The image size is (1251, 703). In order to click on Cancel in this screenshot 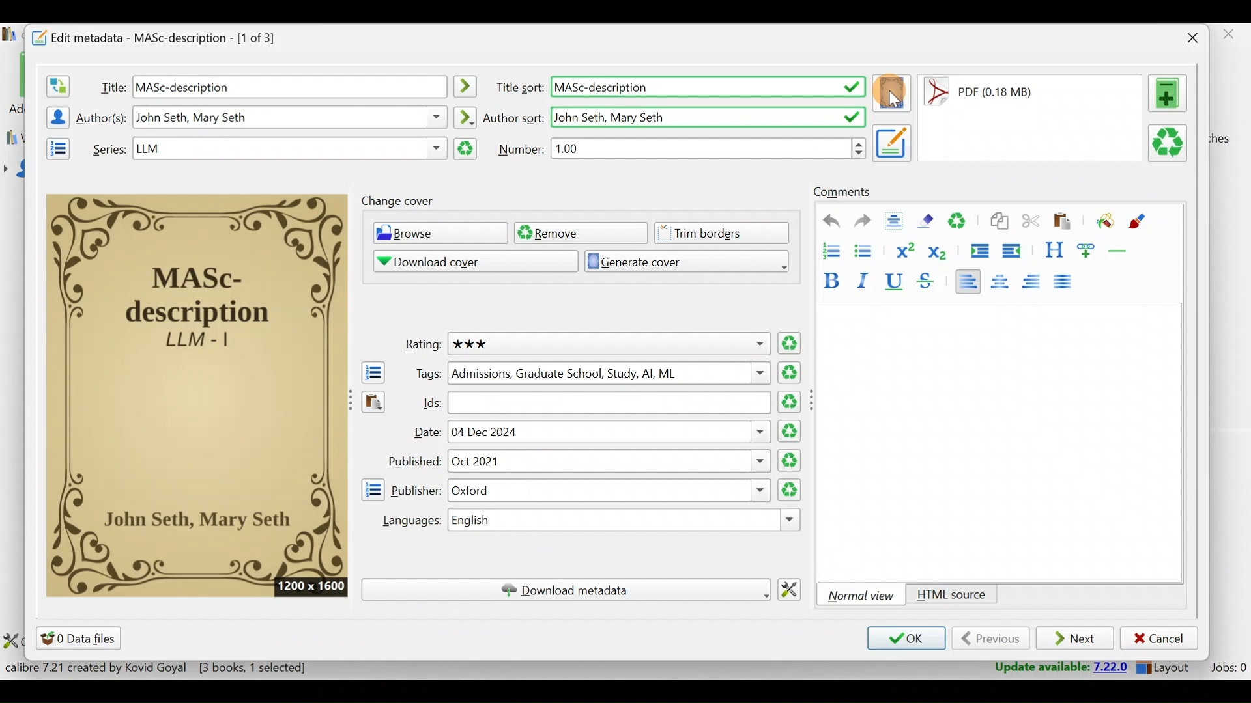, I will do `click(1159, 639)`.